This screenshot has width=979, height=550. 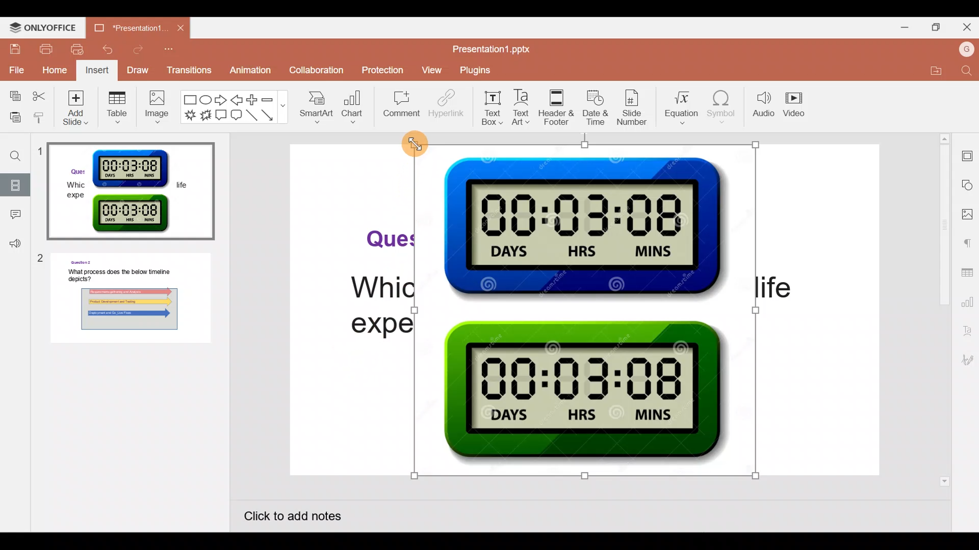 What do you see at coordinates (967, 302) in the screenshot?
I see `Chart settings` at bounding box center [967, 302].